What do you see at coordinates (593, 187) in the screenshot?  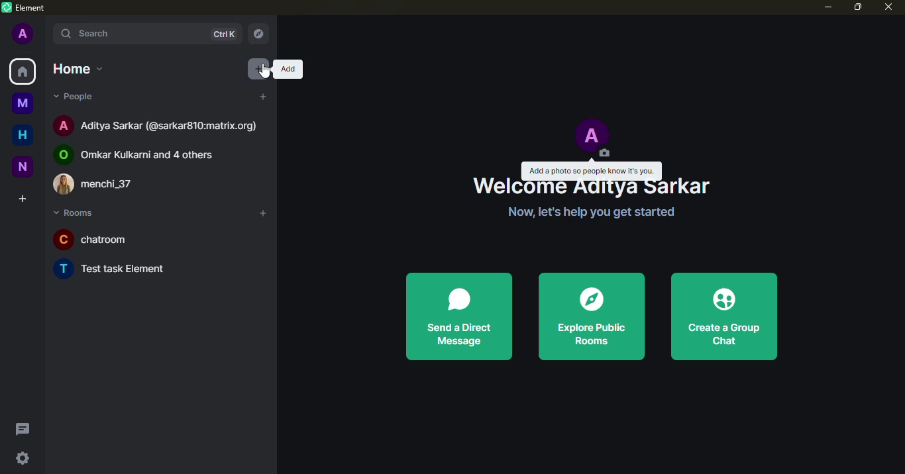 I see `Welcome Aditya Sarkar` at bounding box center [593, 187].